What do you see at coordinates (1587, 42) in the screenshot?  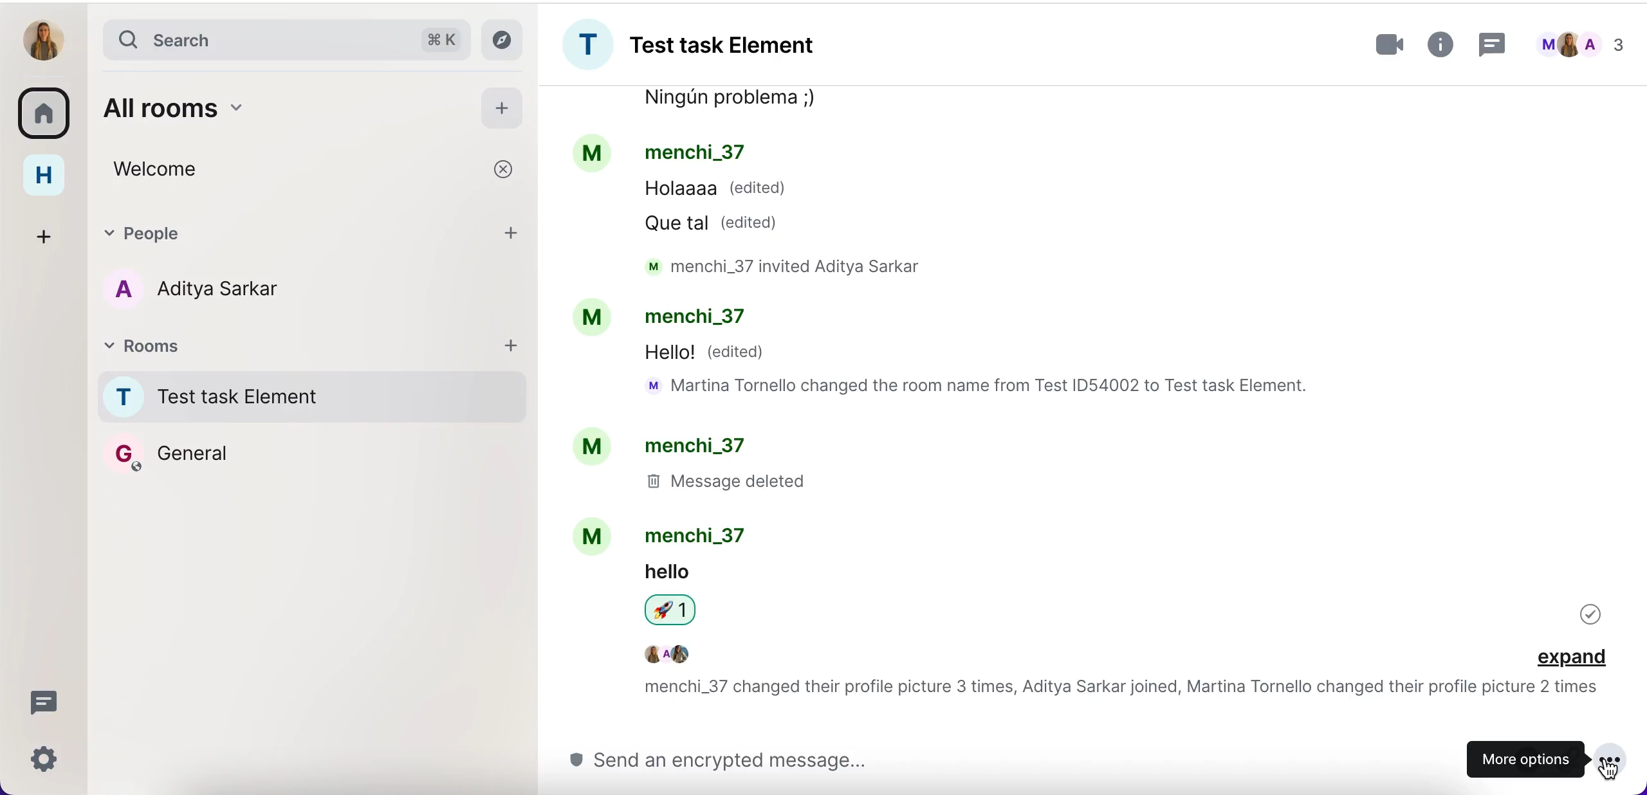 I see `chats` at bounding box center [1587, 42].